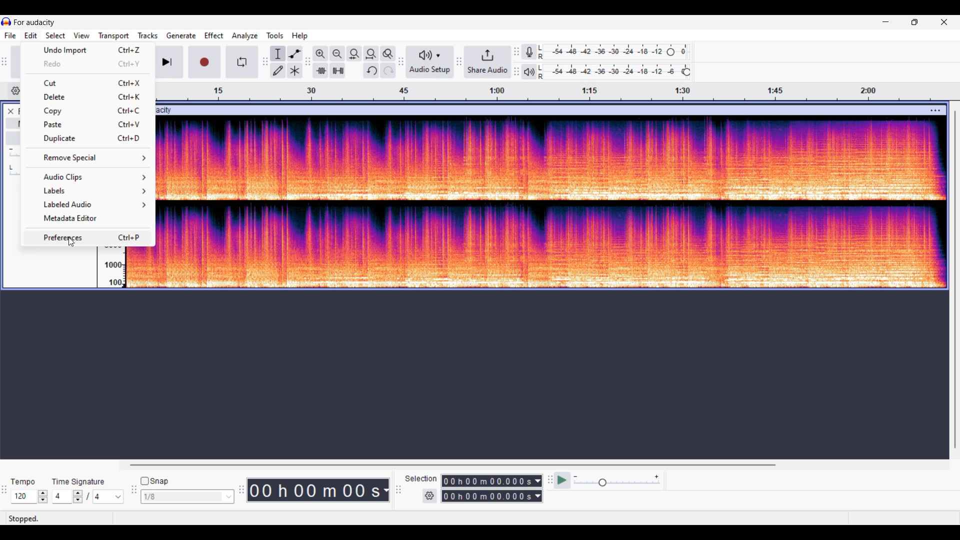 Image resolution: width=960 pixels, height=540 pixels. What do you see at coordinates (886, 22) in the screenshot?
I see `Minimize` at bounding box center [886, 22].